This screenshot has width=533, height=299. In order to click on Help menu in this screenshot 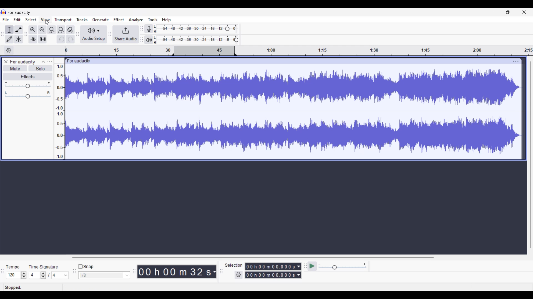, I will do `click(167, 20)`.